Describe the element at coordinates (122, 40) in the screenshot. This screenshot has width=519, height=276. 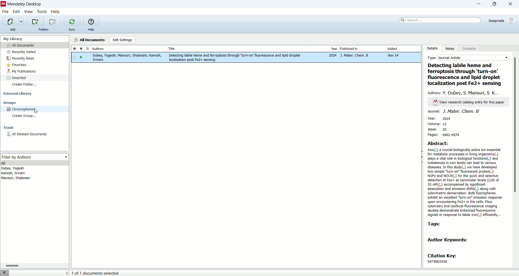
I see `edit settings` at that location.